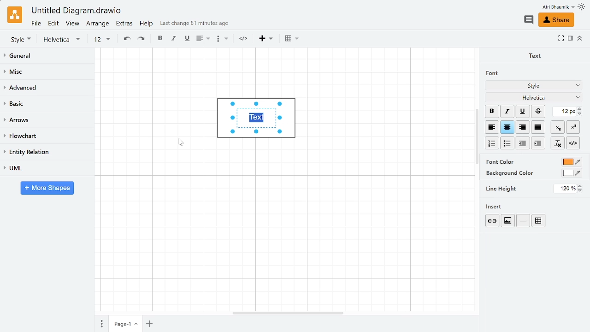 This screenshot has height=332, width=590. Describe the element at coordinates (492, 73) in the screenshot. I see `font` at that location.